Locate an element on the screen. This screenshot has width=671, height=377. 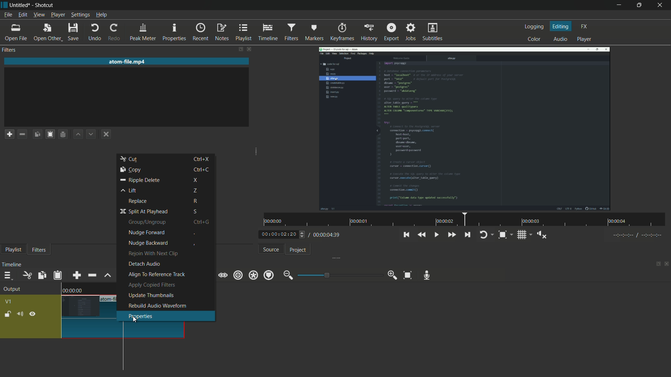
ripple is located at coordinates (238, 275).